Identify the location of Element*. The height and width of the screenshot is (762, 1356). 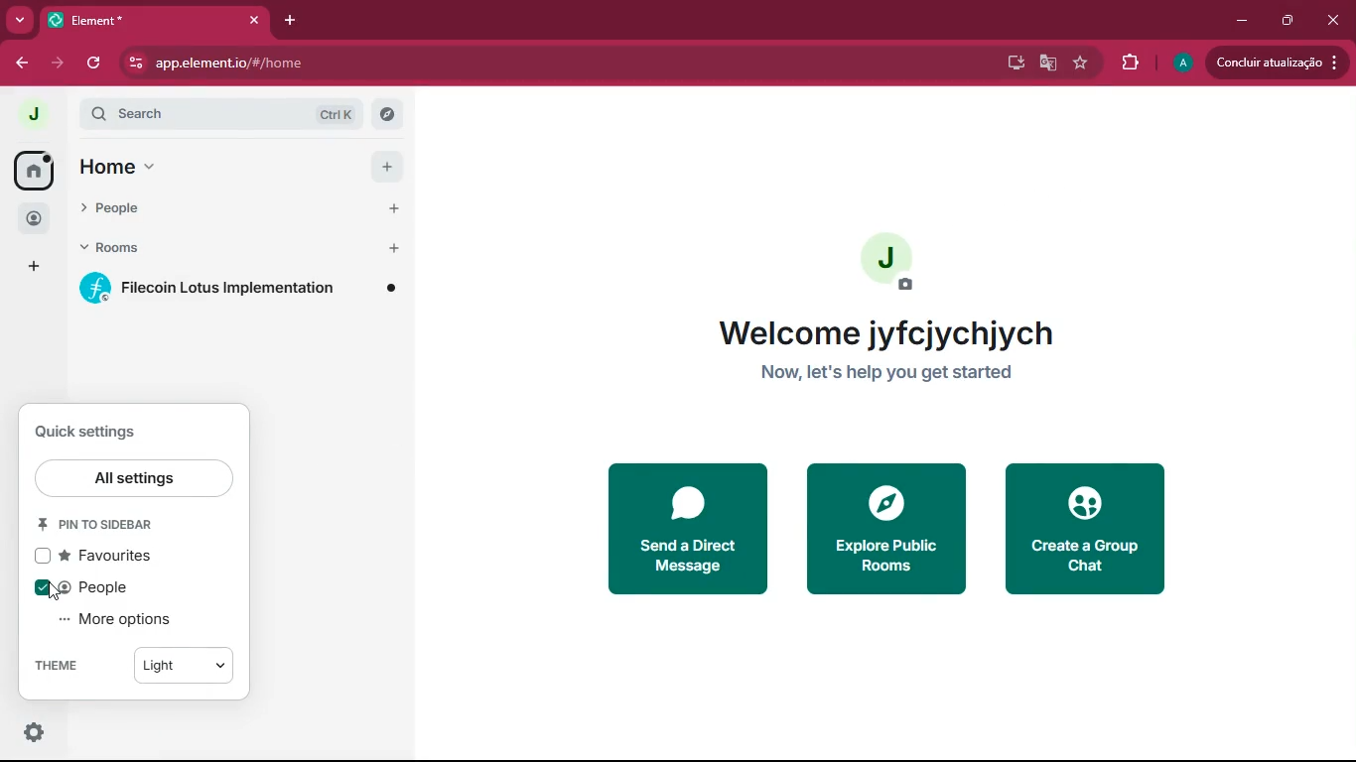
(151, 19).